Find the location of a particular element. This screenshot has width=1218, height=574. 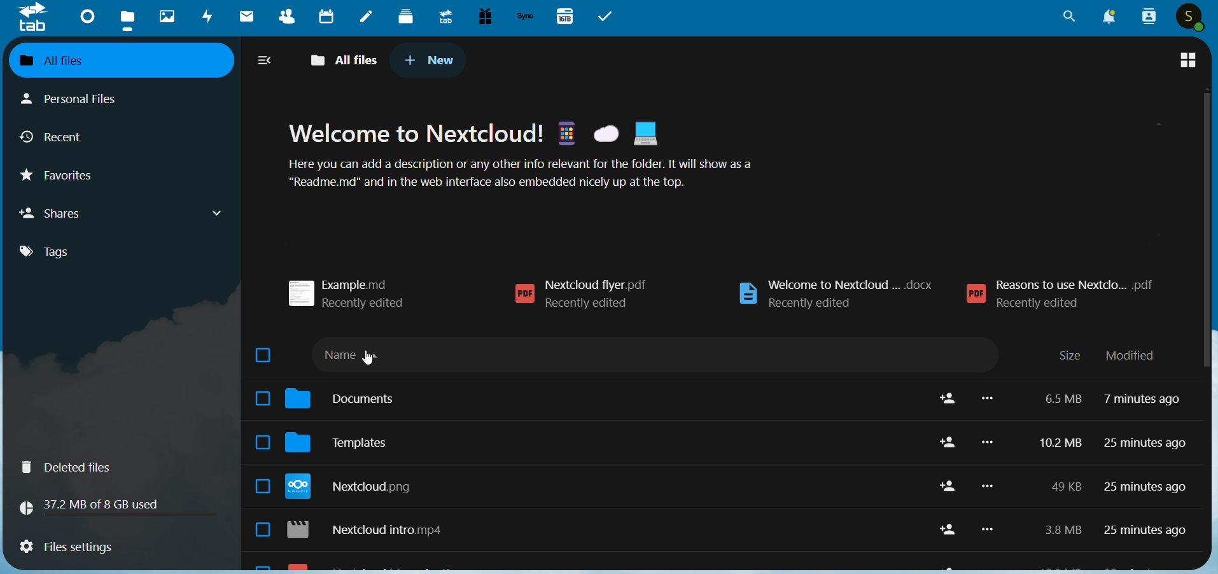

share is located at coordinates (944, 466).